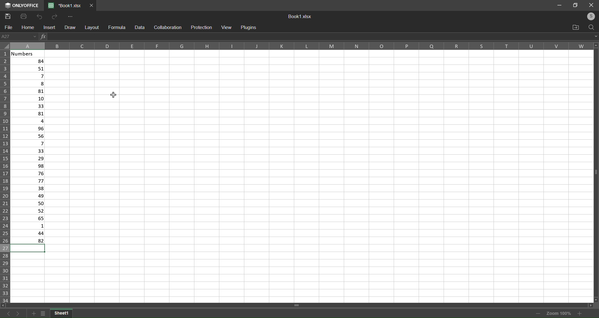  I want to click on home, so click(27, 27).